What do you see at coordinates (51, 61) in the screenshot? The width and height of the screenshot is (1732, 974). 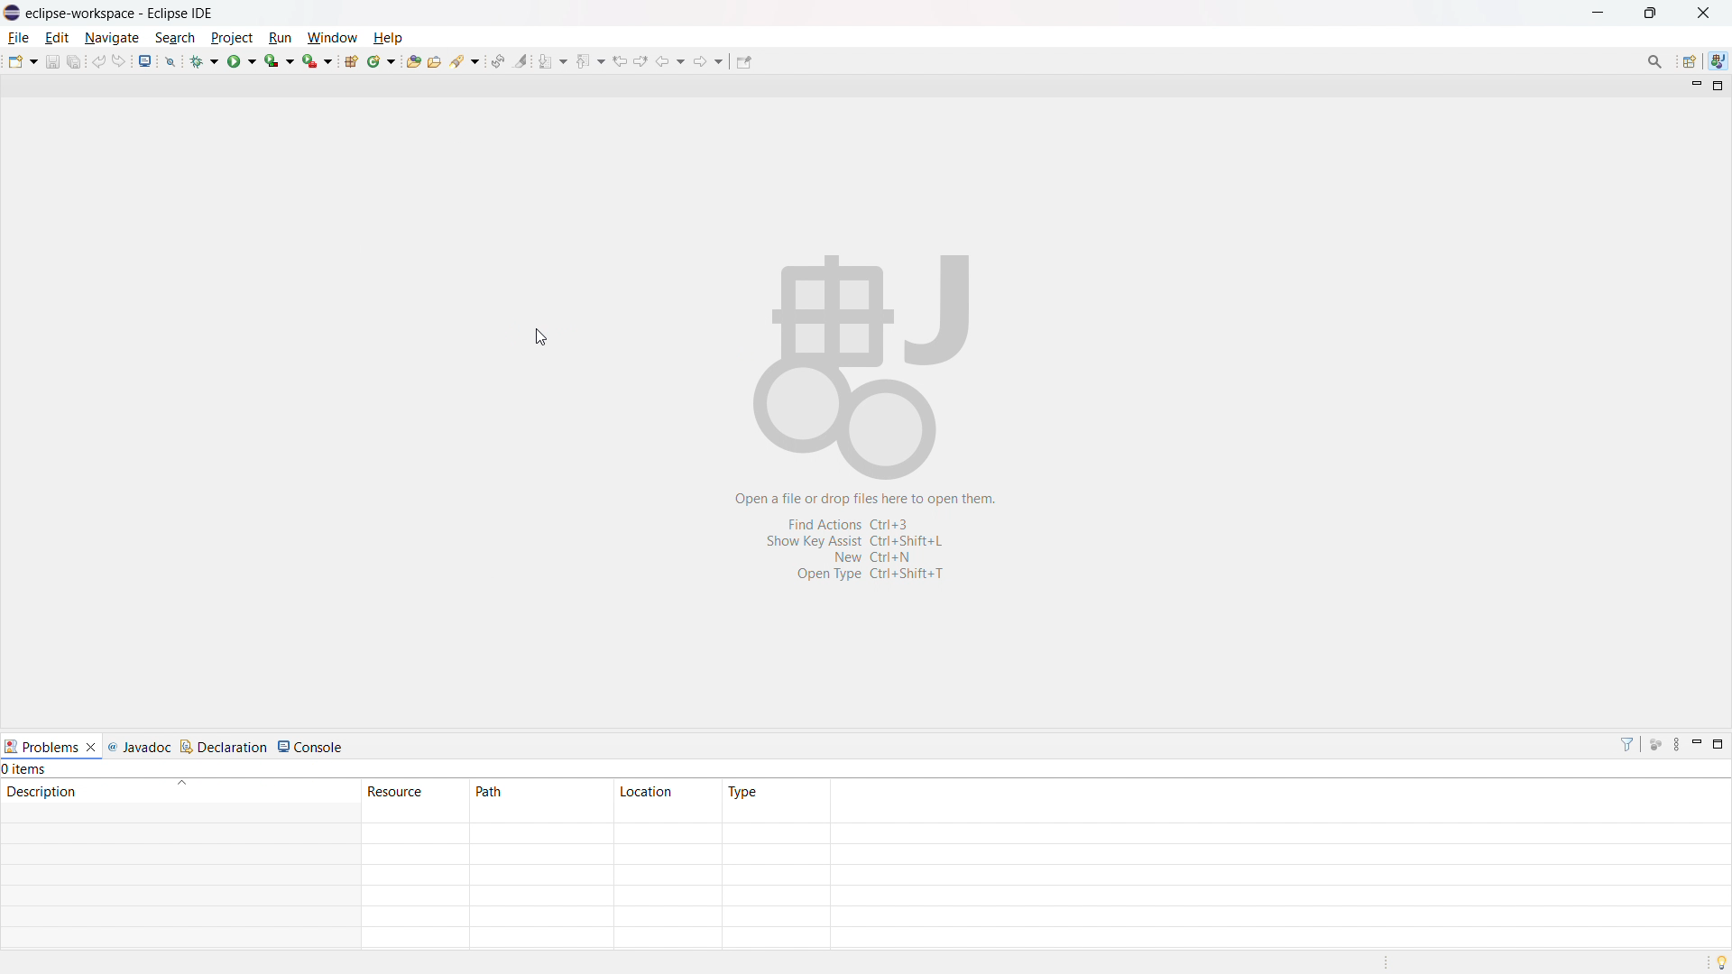 I see `save` at bounding box center [51, 61].